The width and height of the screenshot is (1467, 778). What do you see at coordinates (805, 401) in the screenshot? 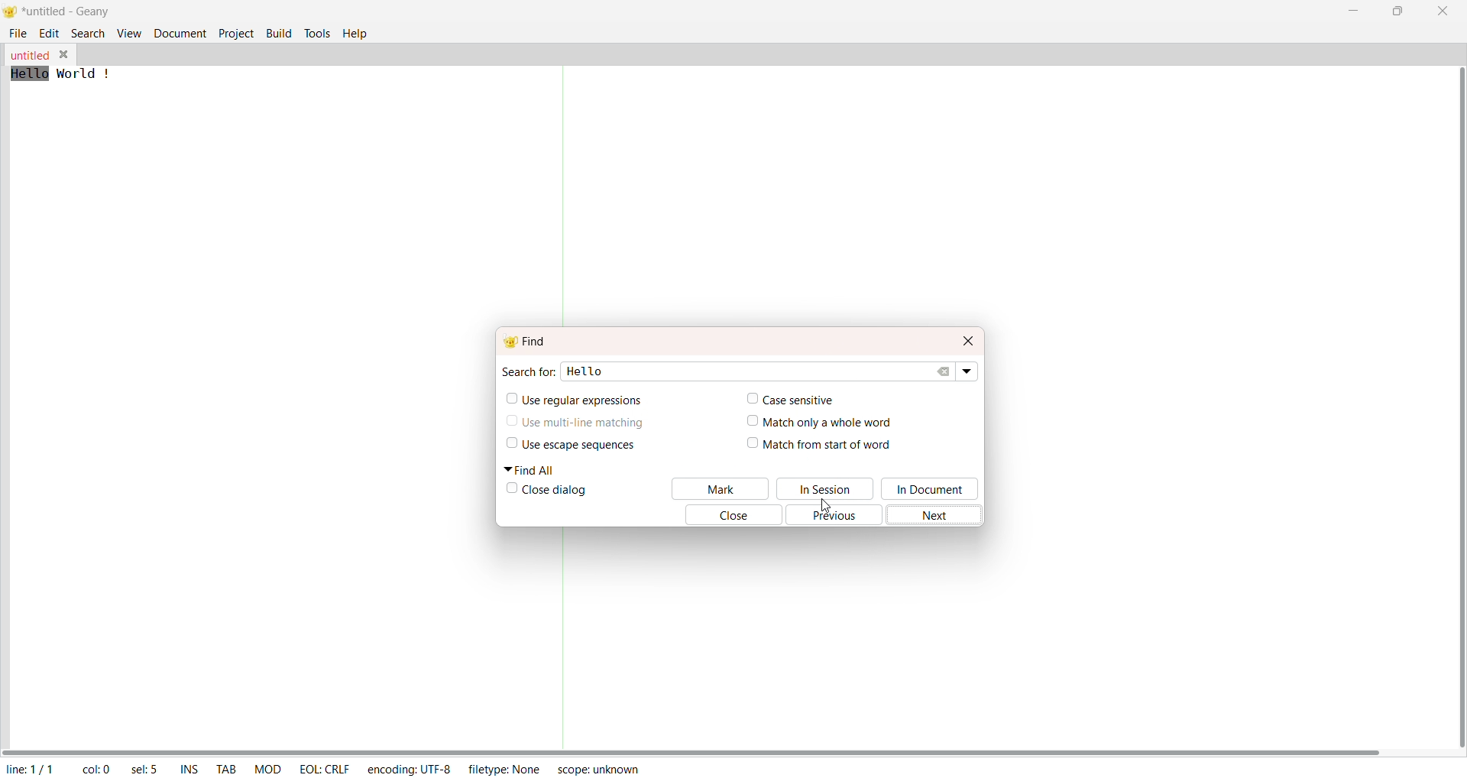
I see `Case Sensitive` at bounding box center [805, 401].